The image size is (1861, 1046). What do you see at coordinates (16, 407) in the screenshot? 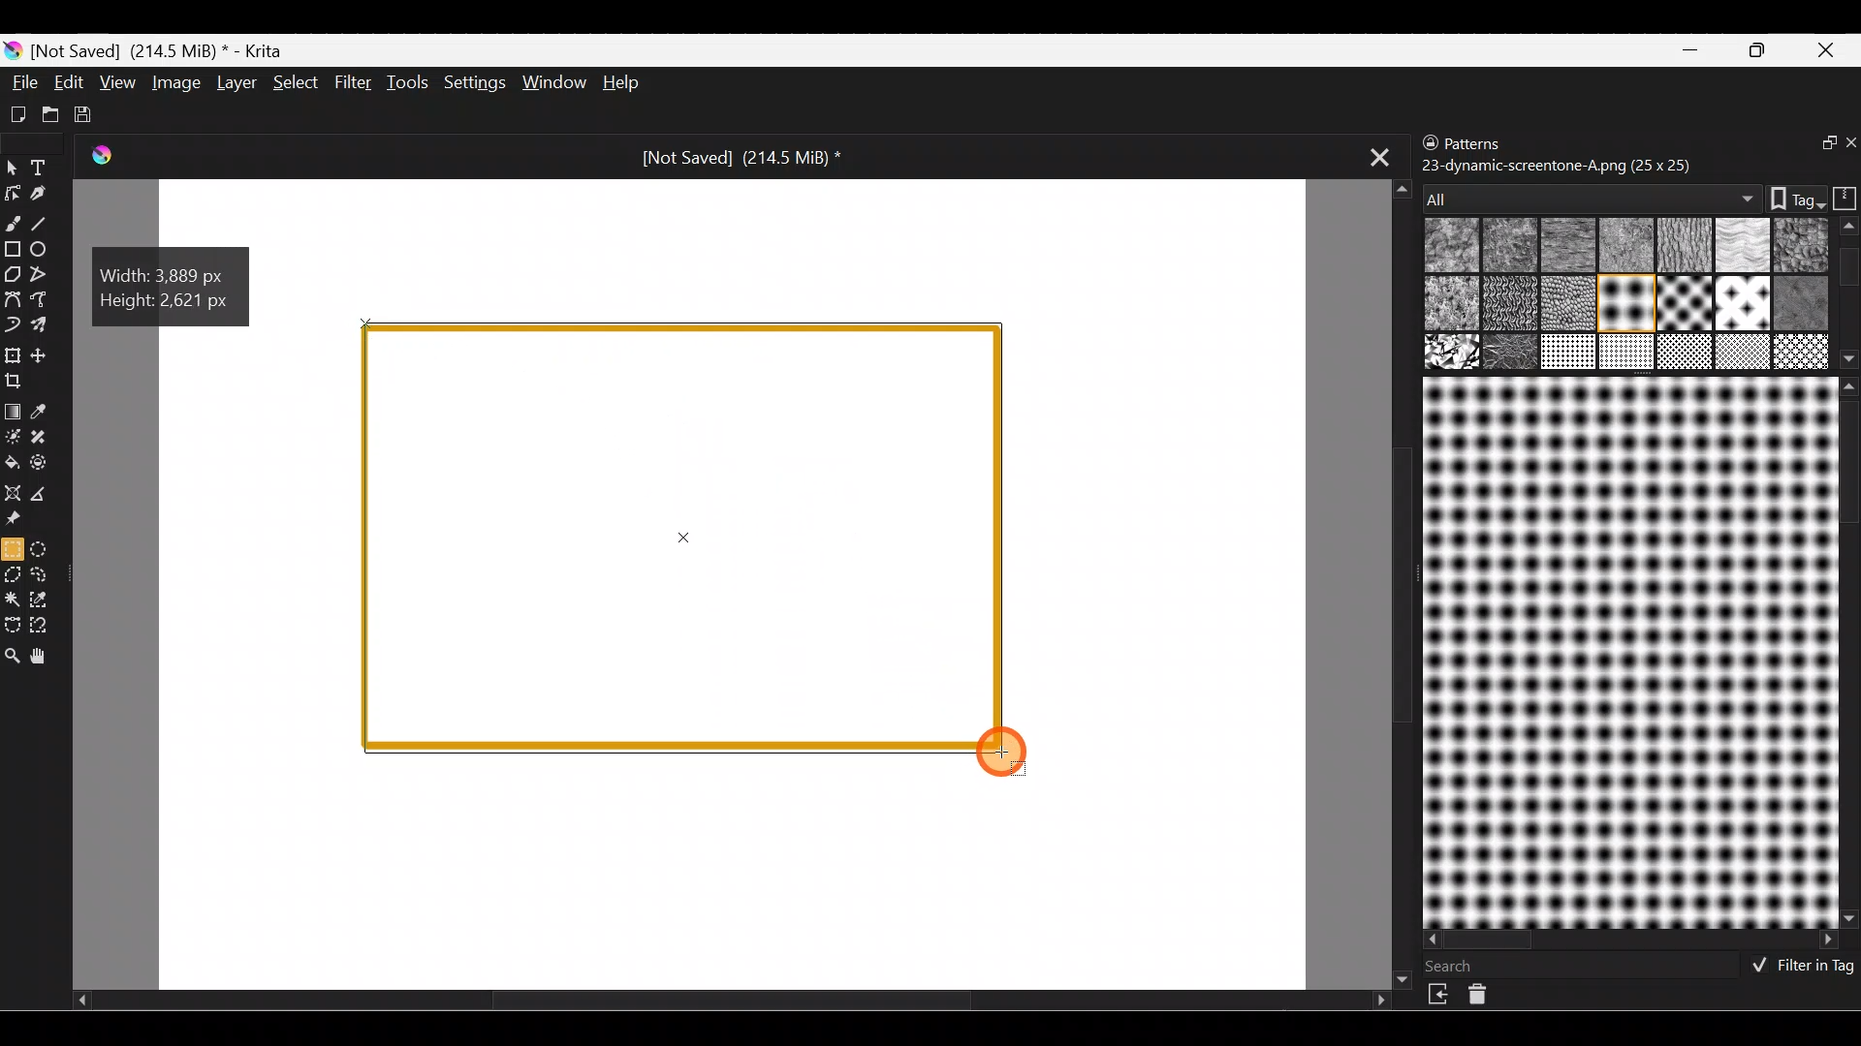
I see `Draw a gradient` at bounding box center [16, 407].